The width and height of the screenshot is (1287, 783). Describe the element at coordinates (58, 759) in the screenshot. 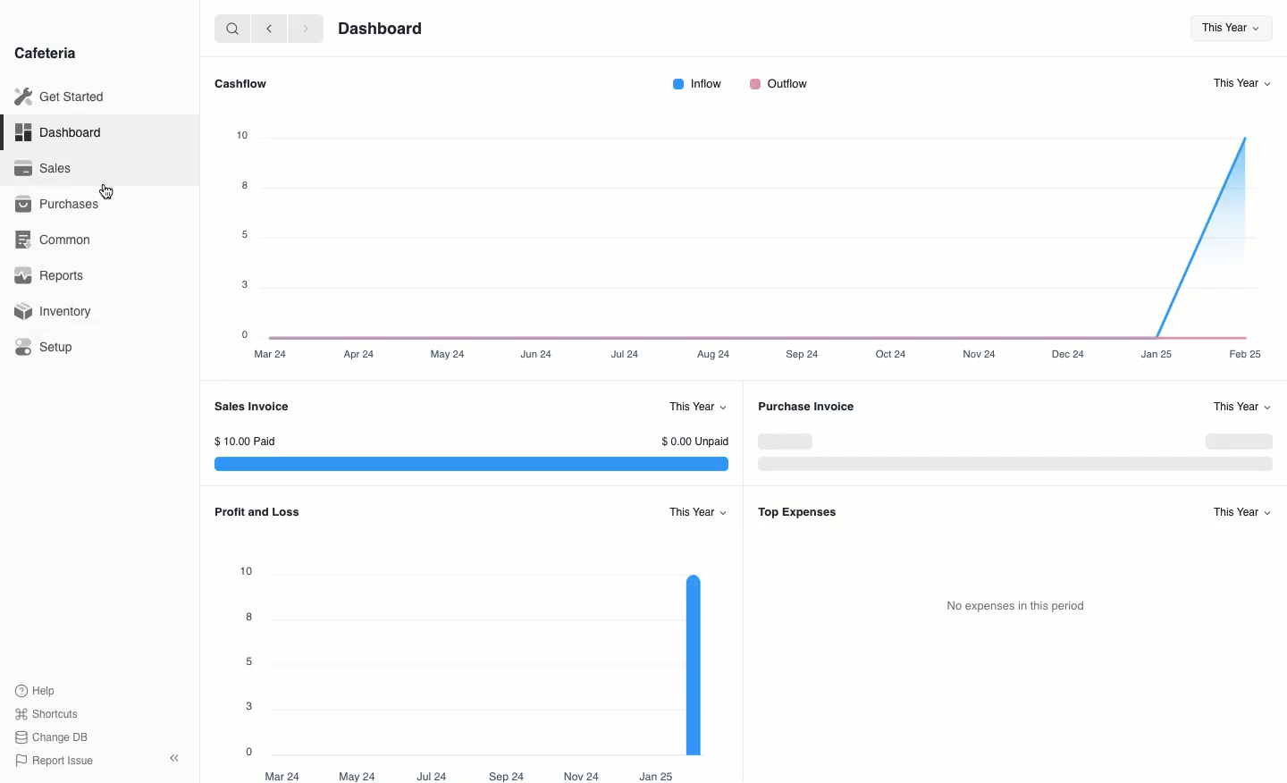

I see `Report Issue` at that location.